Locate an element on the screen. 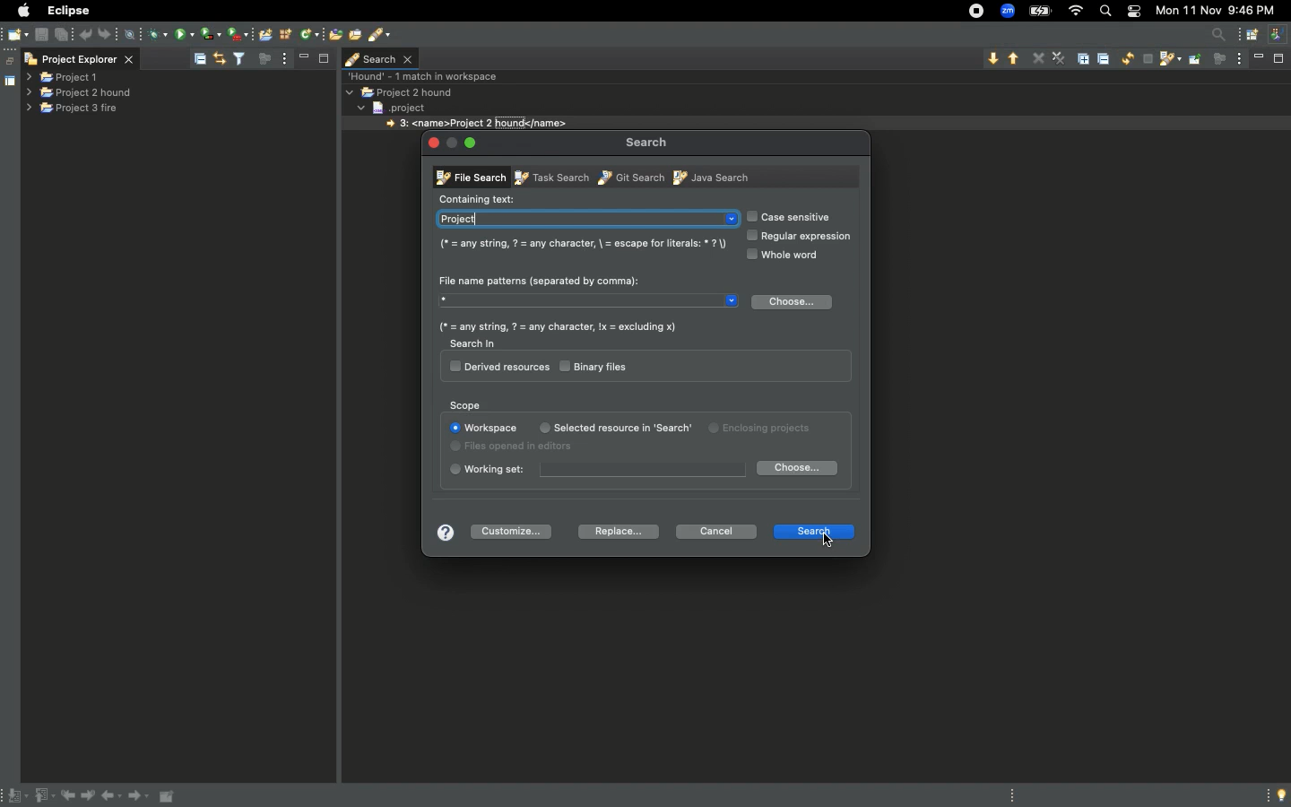 The width and height of the screenshot is (1291, 807). Eclipse is located at coordinates (67, 10).